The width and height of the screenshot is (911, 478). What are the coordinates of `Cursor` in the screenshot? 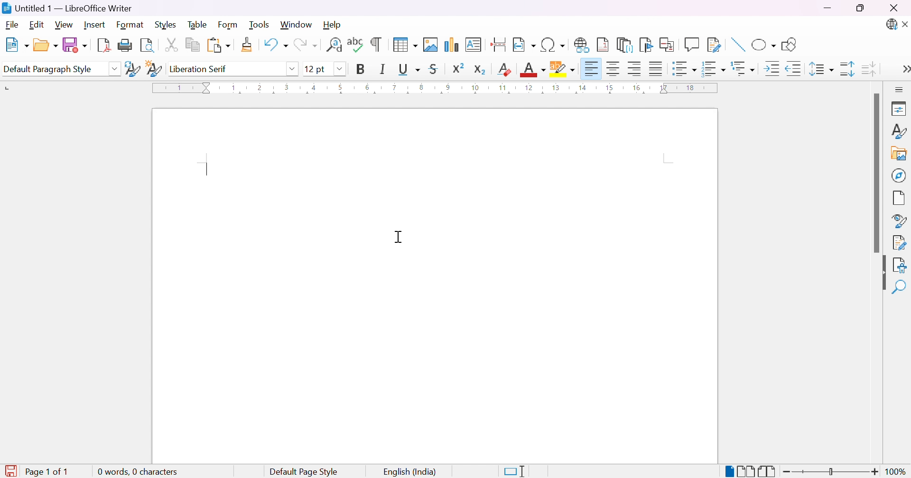 It's located at (400, 237).